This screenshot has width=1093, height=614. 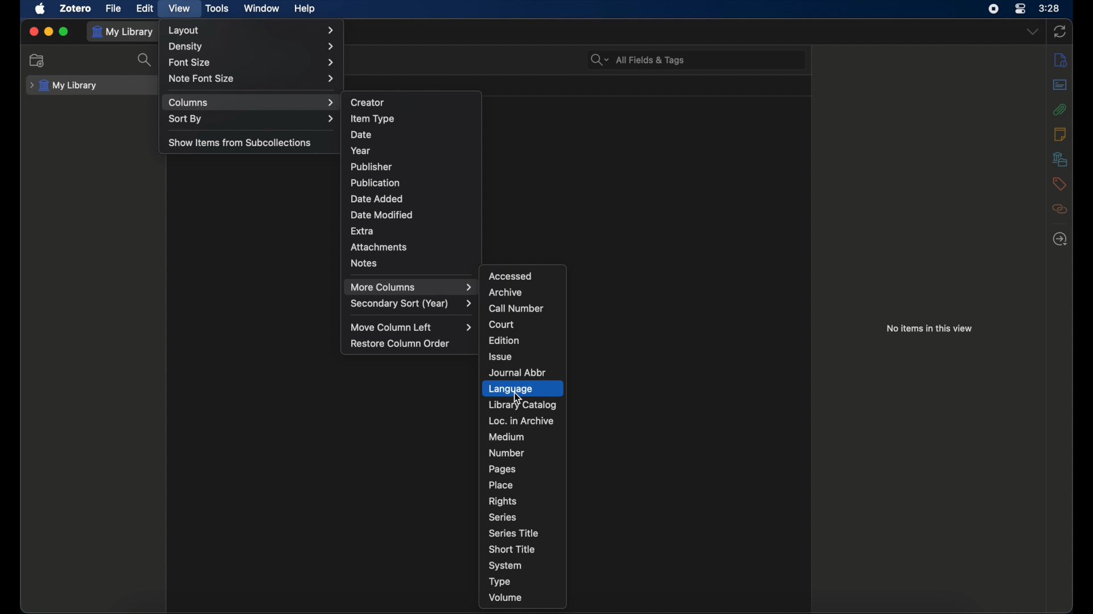 I want to click on screen recorder , so click(x=993, y=9).